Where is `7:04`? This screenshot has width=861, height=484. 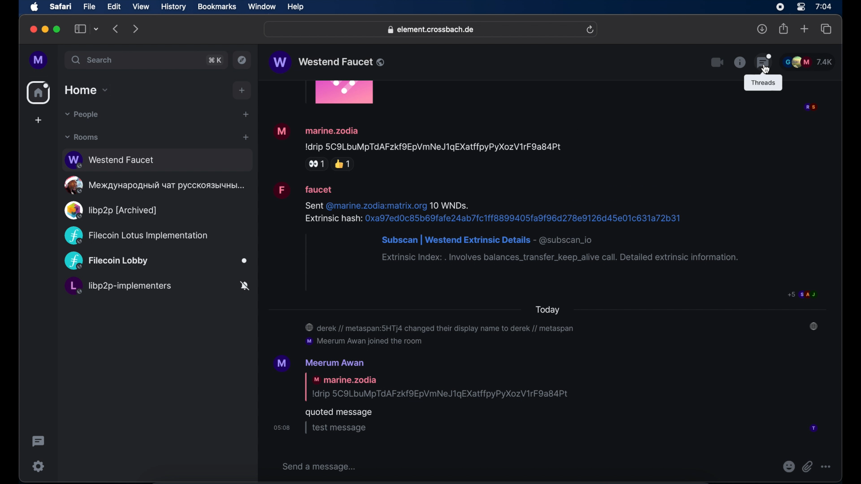 7:04 is located at coordinates (827, 6).